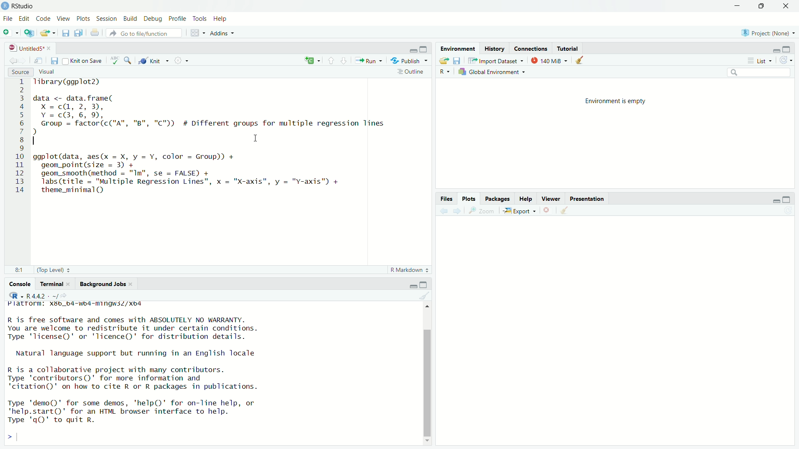 This screenshot has height=449, width=799. What do you see at coordinates (224, 32) in the screenshot?
I see `Addins` at bounding box center [224, 32].